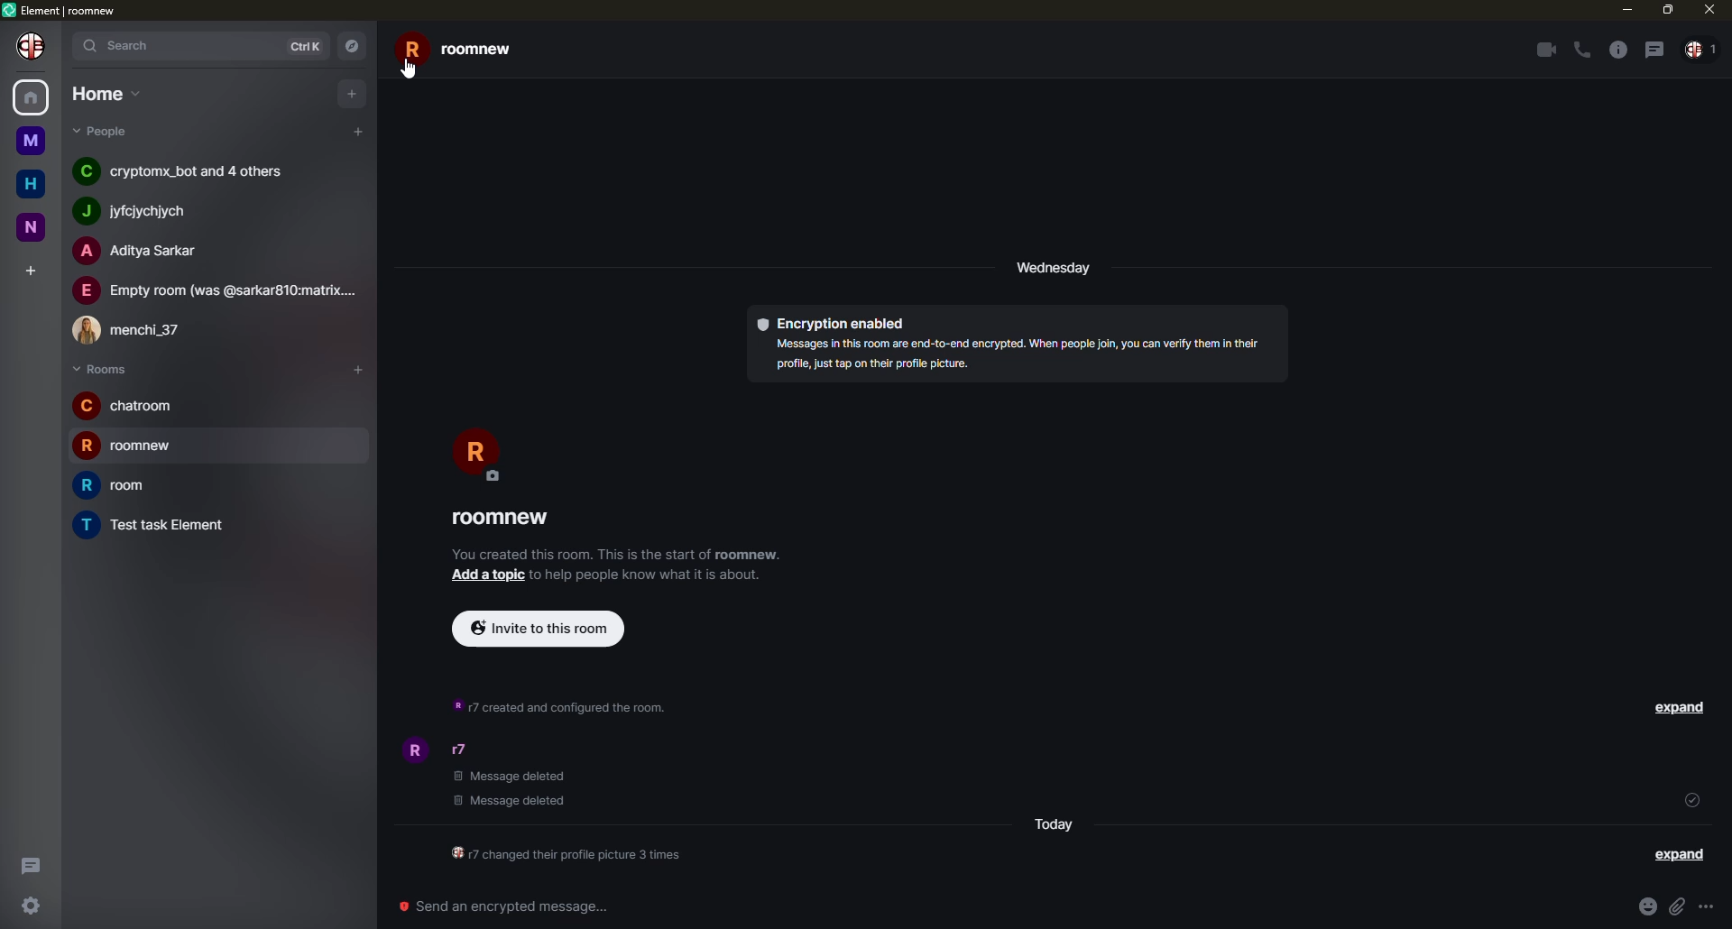 This screenshot has height=929, width=1732. I want to click on voice, so click(1582, 51).